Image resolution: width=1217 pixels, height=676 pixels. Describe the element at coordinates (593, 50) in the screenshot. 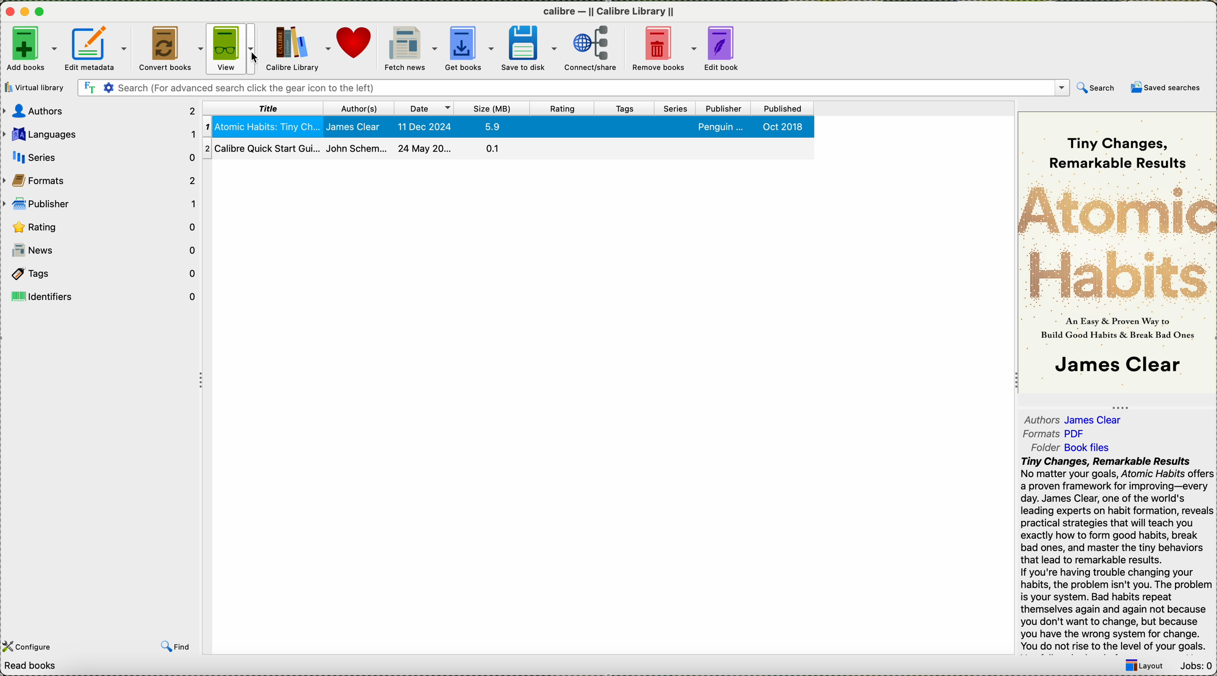

I see `connect/share` at that location.